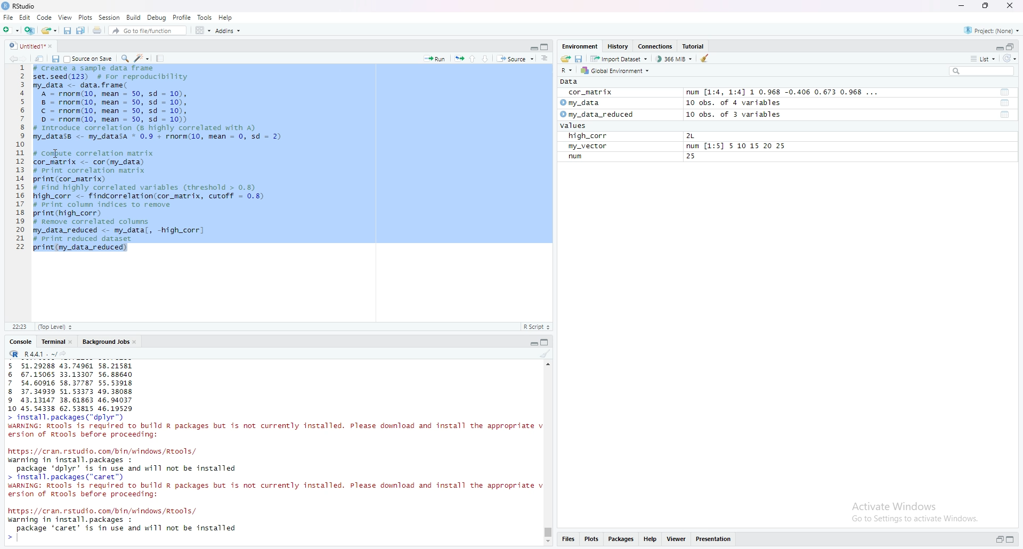 This screenshot has height=549, width=1023. Describe the element at coordinates (986, 5) in the screenshot. I see `maximise` at that location.